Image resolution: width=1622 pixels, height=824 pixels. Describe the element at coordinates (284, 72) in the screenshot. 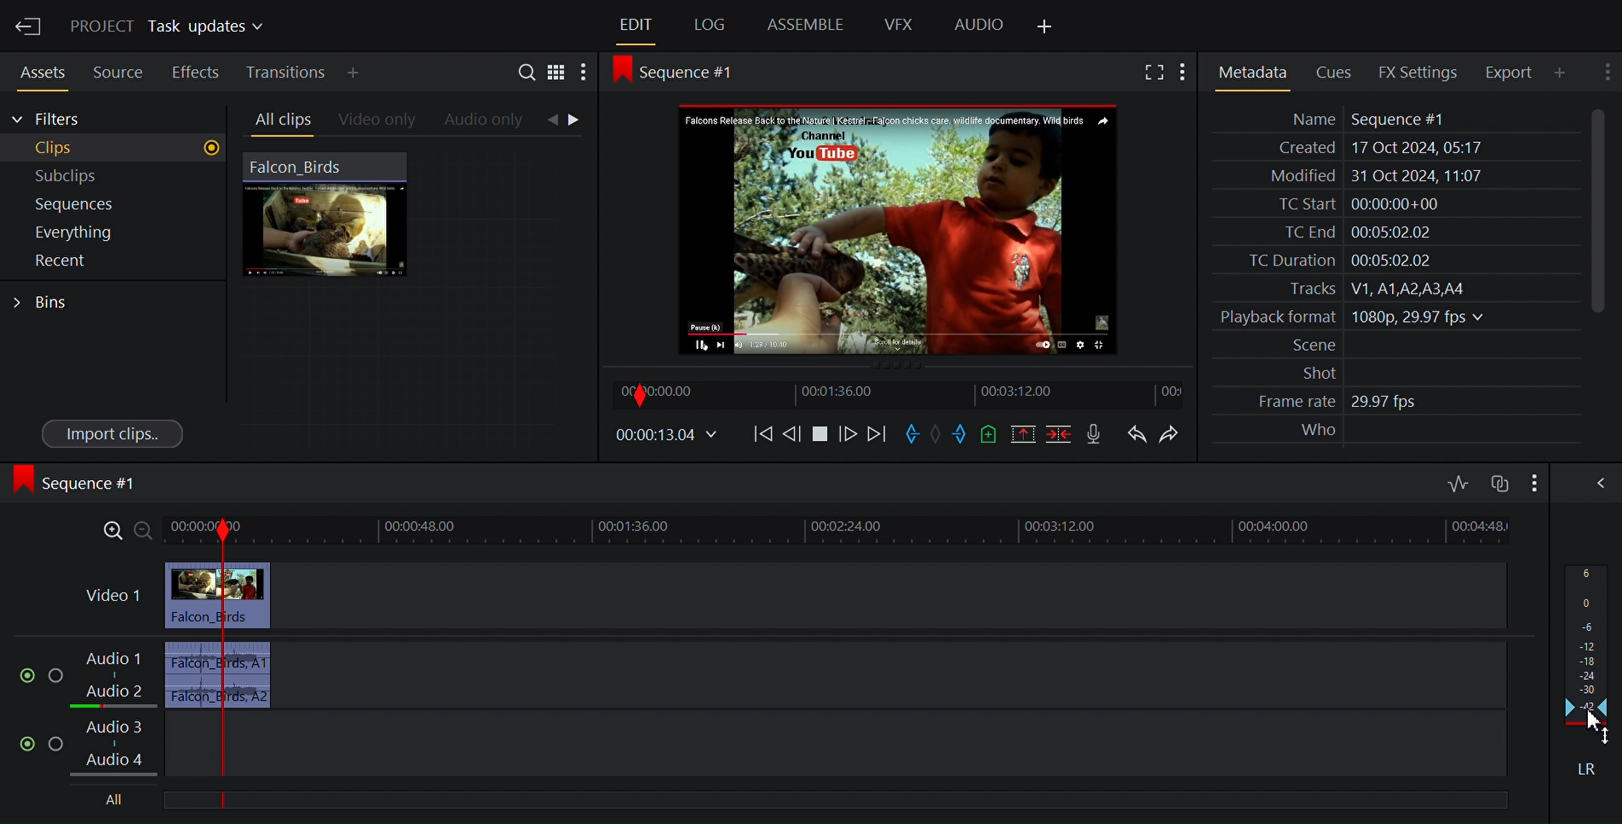

I see `Transition` at that location.